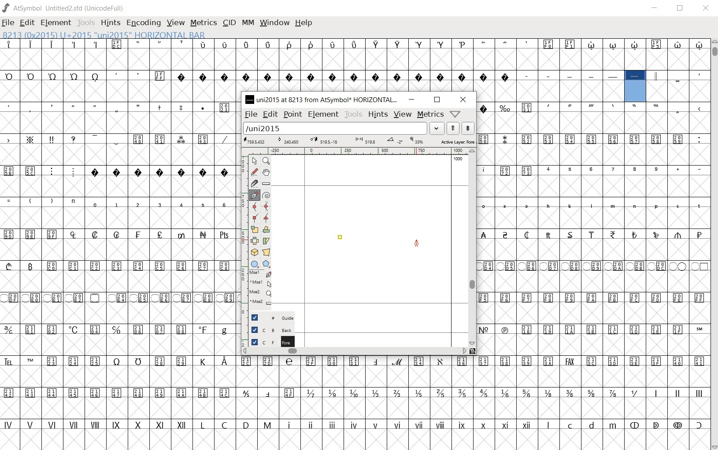 The height and width of the screenshot is (450, 718). I want to click on hints, so click(378, 116).